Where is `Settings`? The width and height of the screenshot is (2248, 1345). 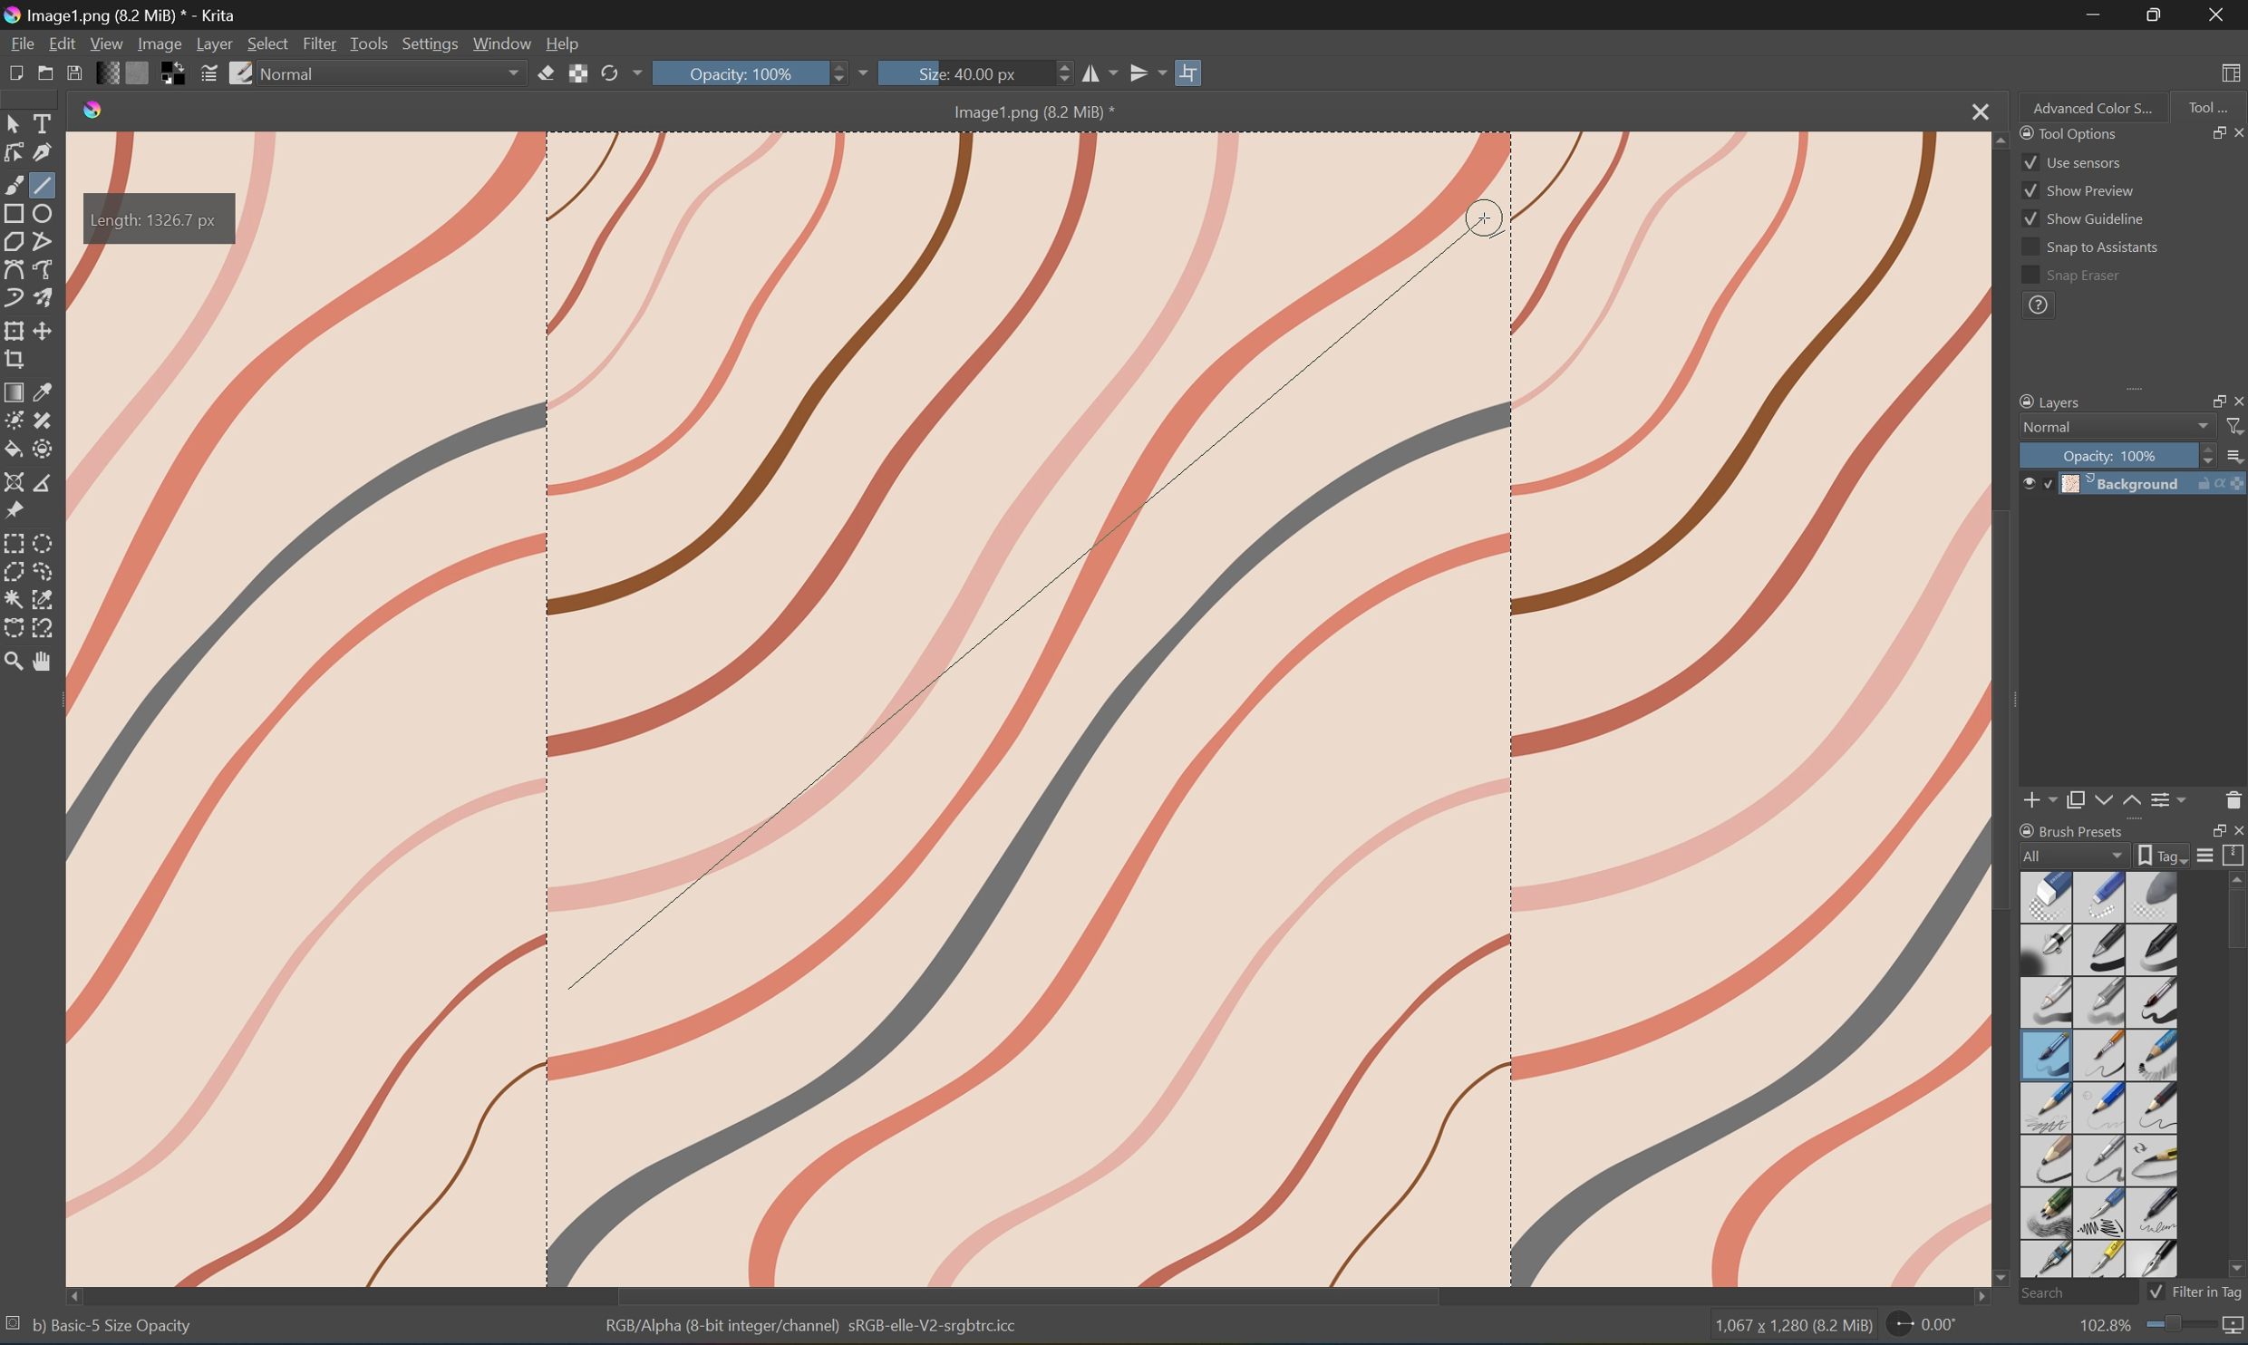 Settings is located at coordinates (429, 44).